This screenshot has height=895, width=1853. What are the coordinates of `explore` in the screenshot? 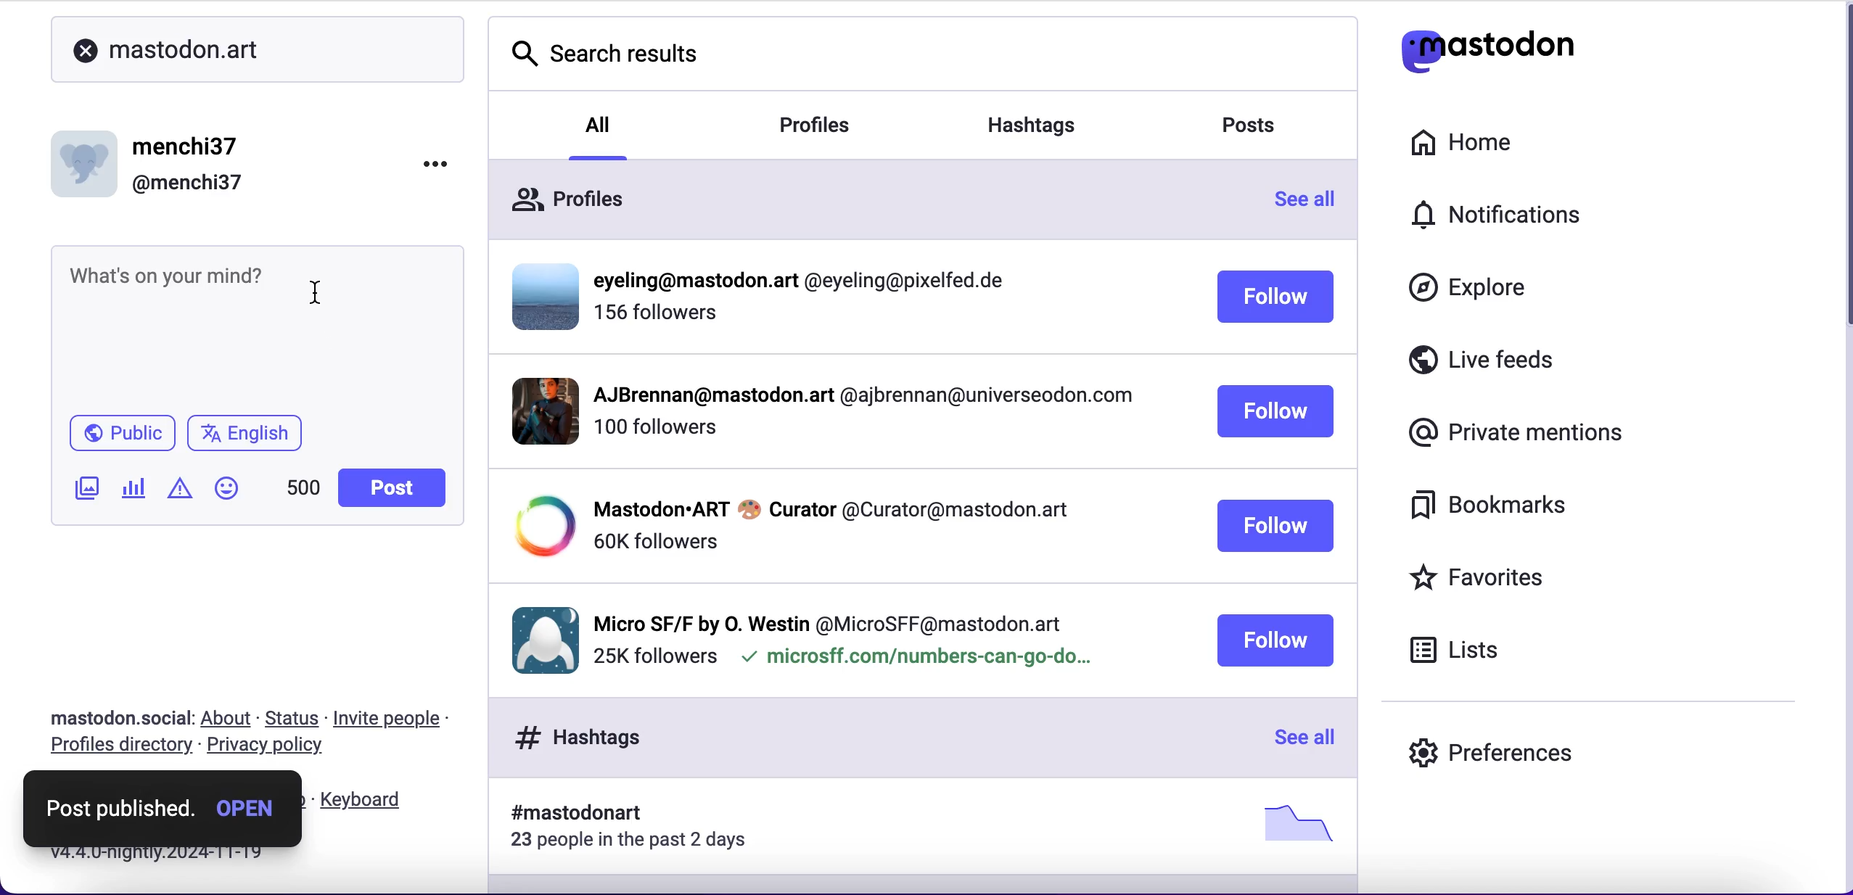 It's located at (1473, 294).